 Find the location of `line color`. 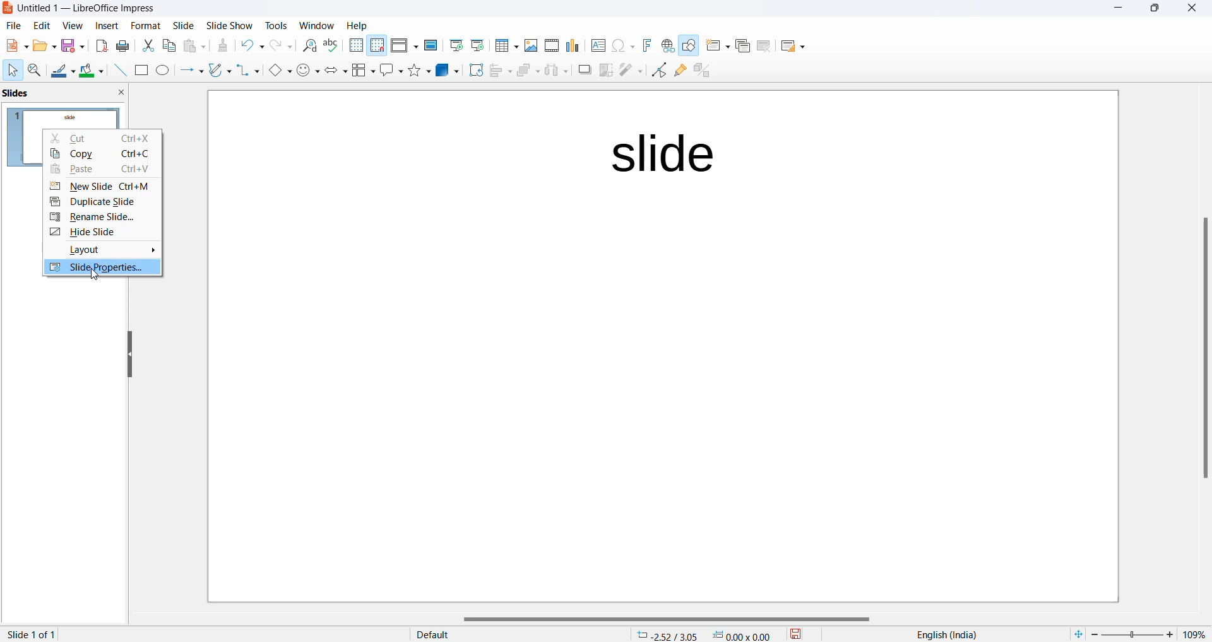

line color is located at coordinates (63, 72).